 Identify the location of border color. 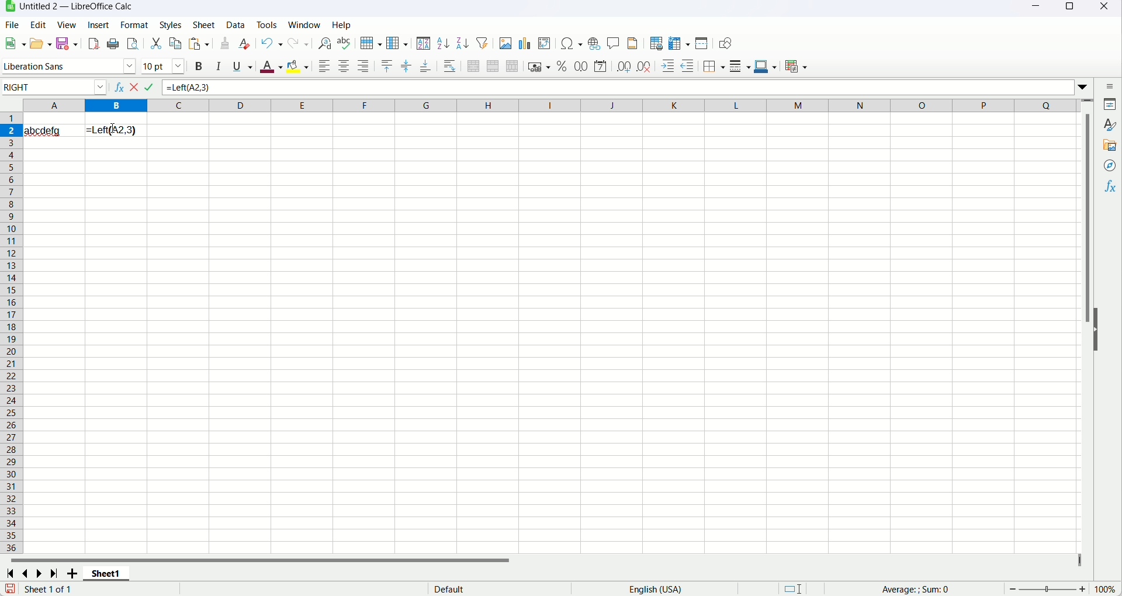
(765, 67).